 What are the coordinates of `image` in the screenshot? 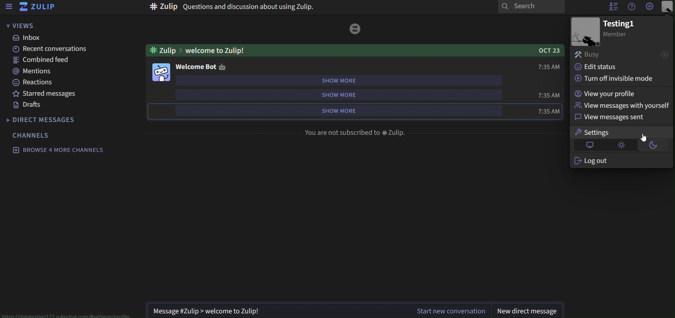 It's located at (160, 71).